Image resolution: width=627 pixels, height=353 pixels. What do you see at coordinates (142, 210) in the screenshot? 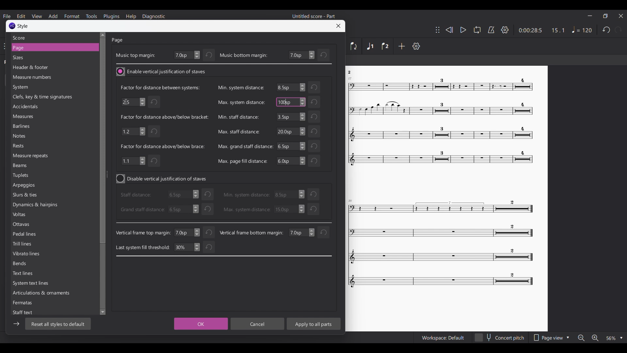
I see `Grand staff distance` at bounding box center [142, 210].